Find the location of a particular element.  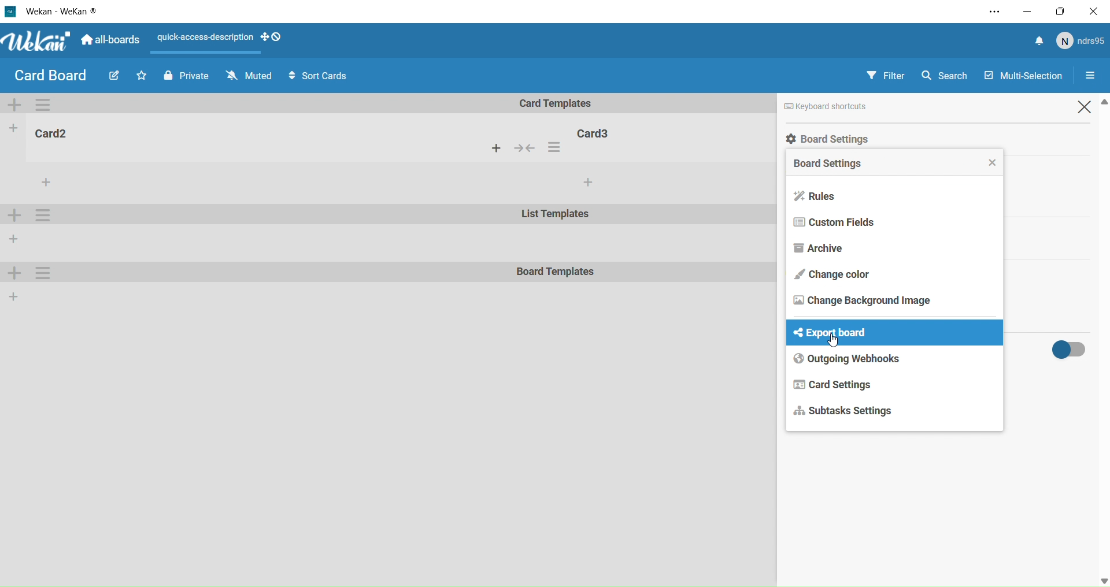

Private is located at coordinates (184, 75).